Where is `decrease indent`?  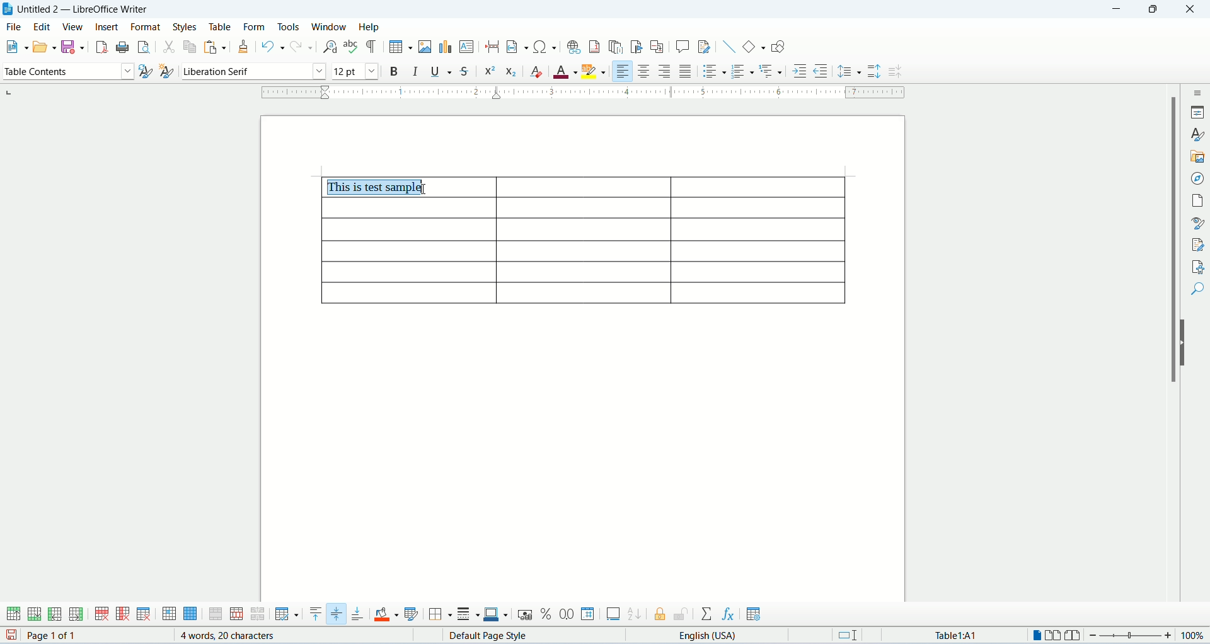
decrease indent is located at coordinates (821, 71).